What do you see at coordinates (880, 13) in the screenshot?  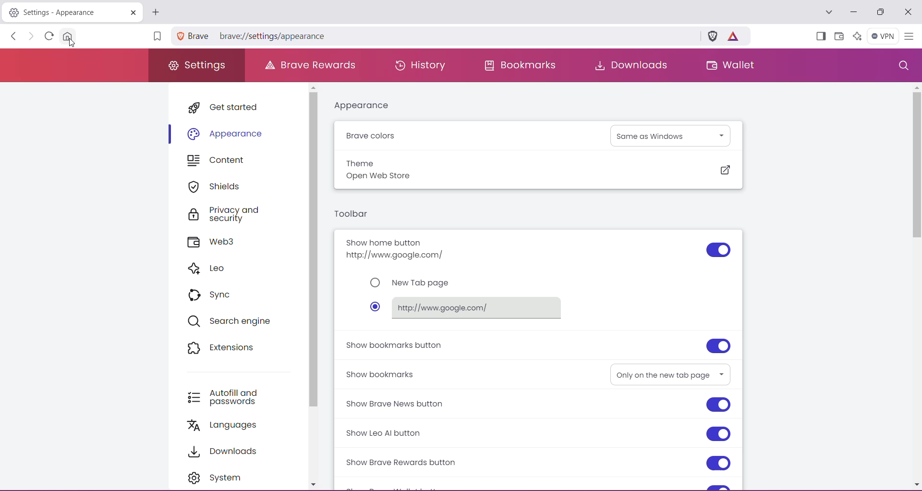 I see `Maximize` at bounding box center [880, 13].